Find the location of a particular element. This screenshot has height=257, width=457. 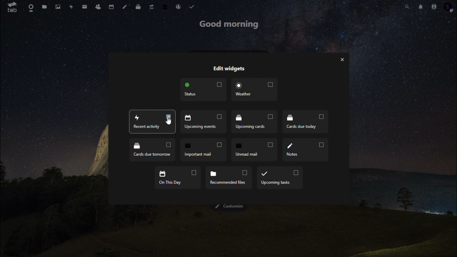

upcoming tasks is located at coordinates (253, 121).